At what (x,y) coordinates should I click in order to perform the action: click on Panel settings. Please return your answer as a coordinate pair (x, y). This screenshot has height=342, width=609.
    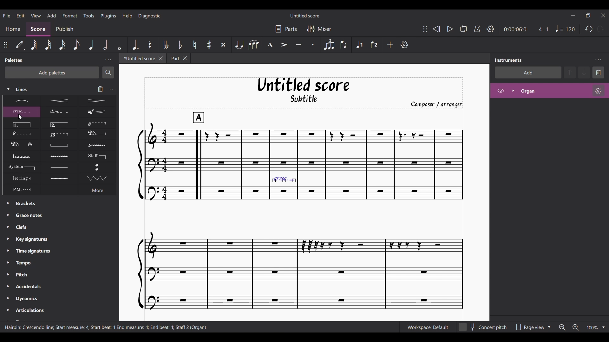
    Looking at the image, I should click on (108, 60).